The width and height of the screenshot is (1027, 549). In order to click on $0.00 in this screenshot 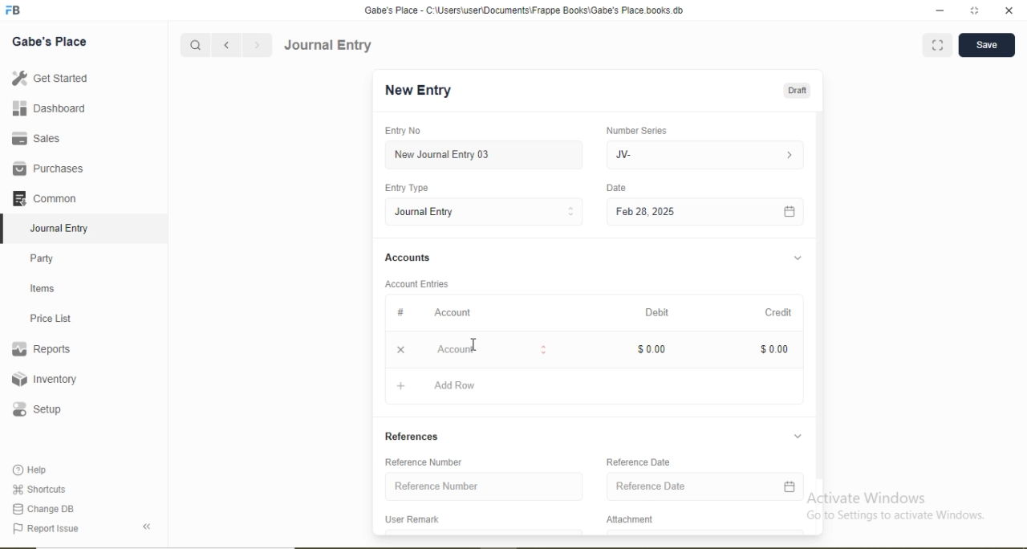, I will do `click(774, 349)`.